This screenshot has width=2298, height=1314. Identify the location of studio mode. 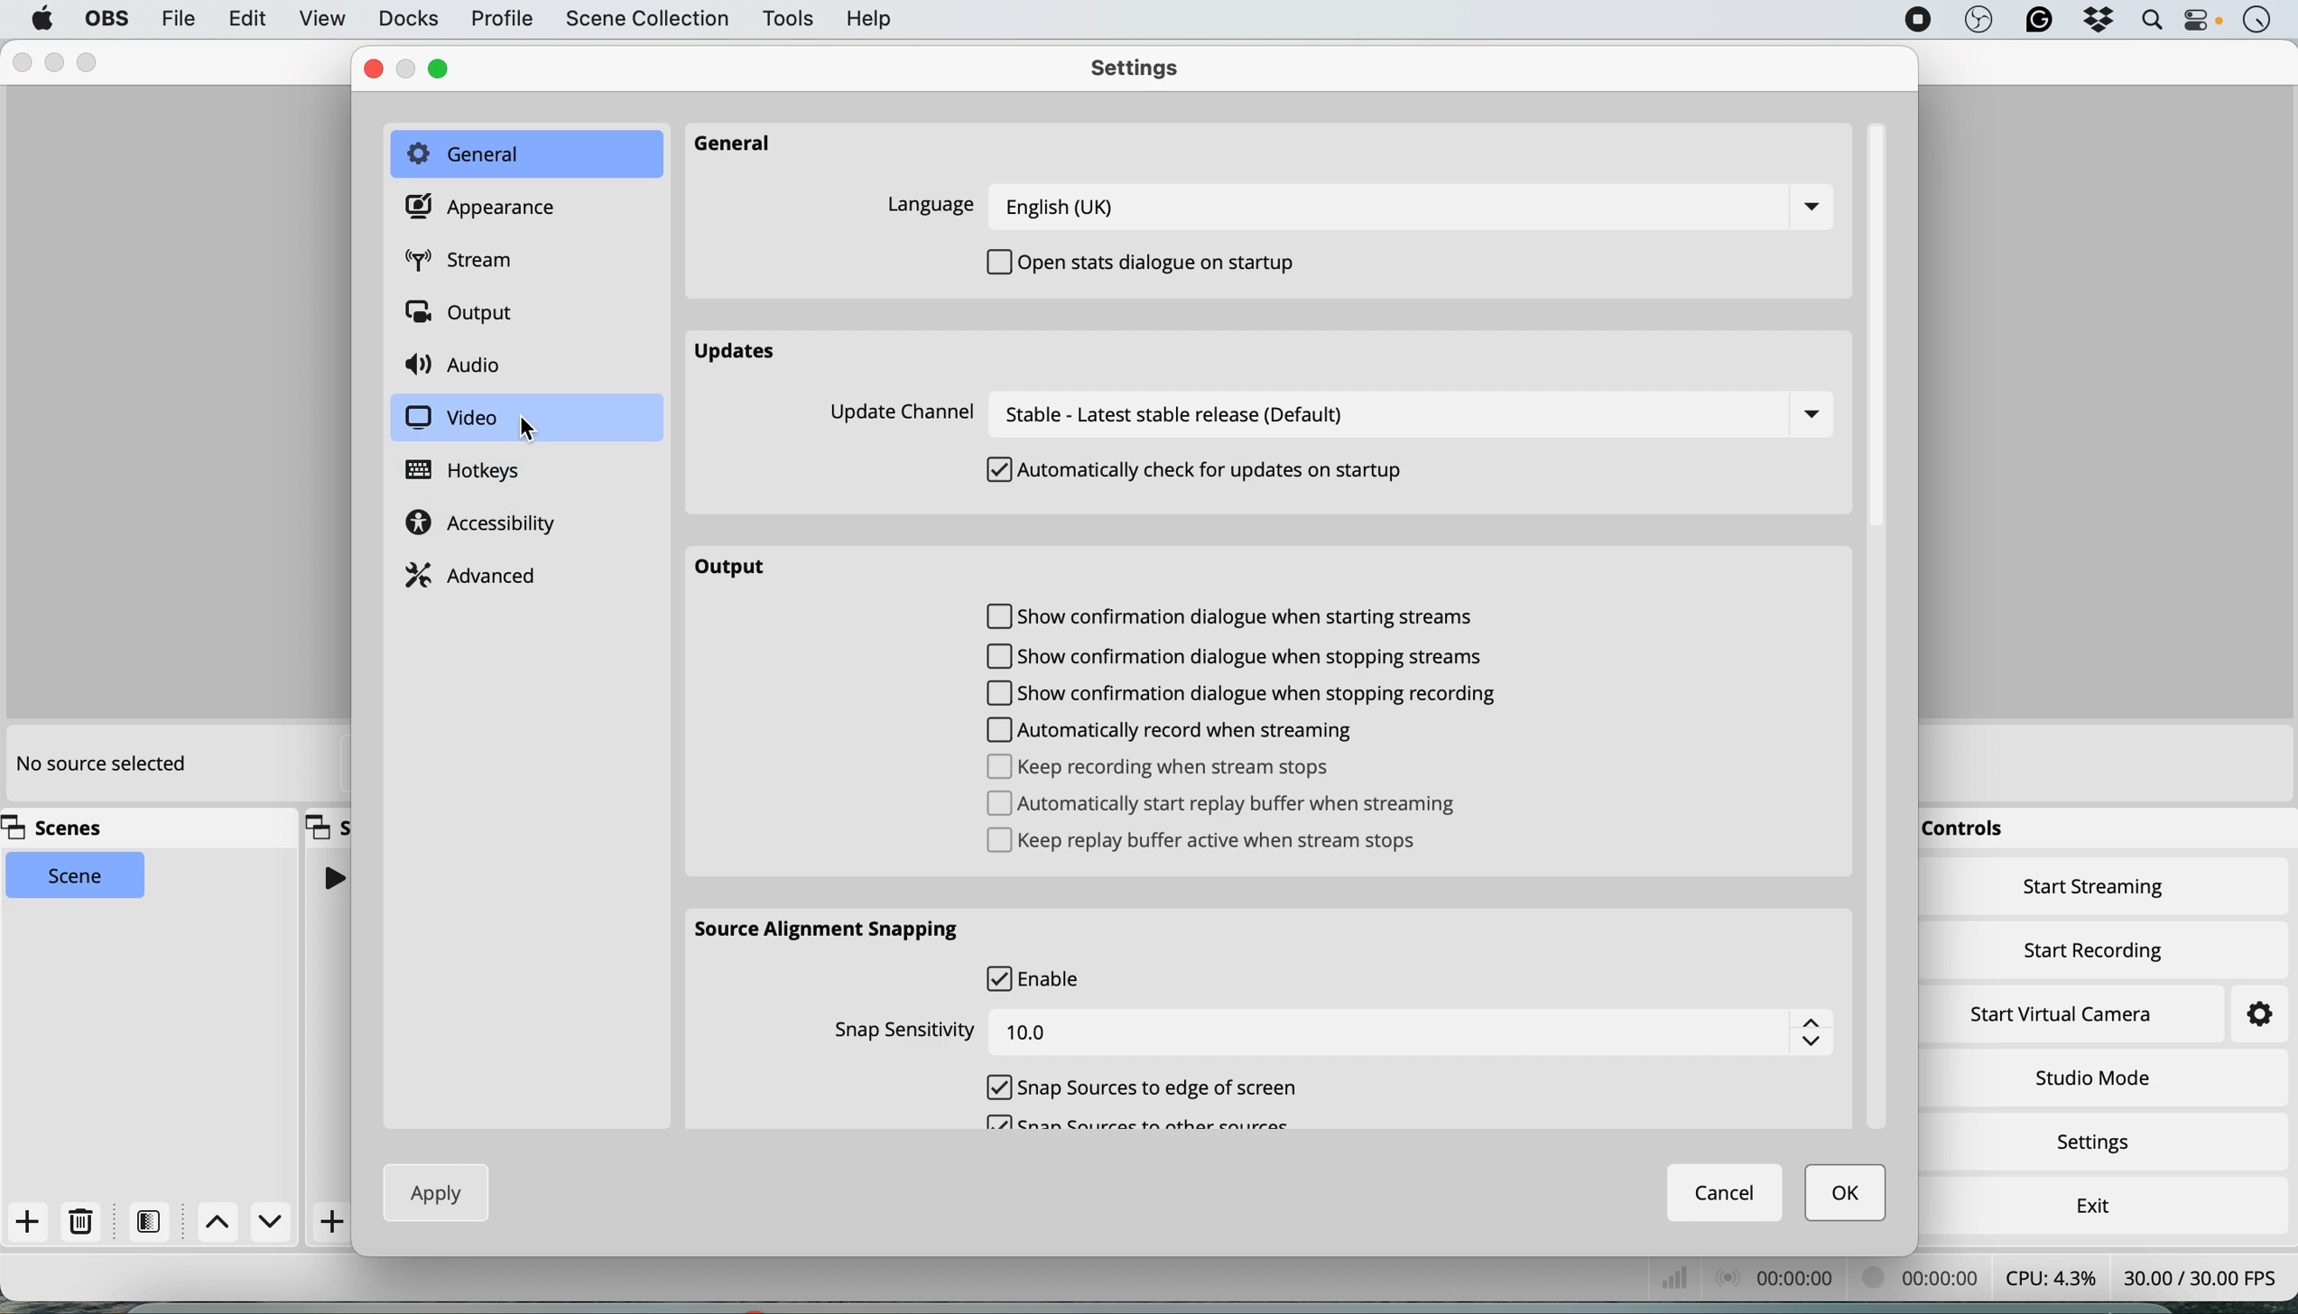
(2091, 1077).